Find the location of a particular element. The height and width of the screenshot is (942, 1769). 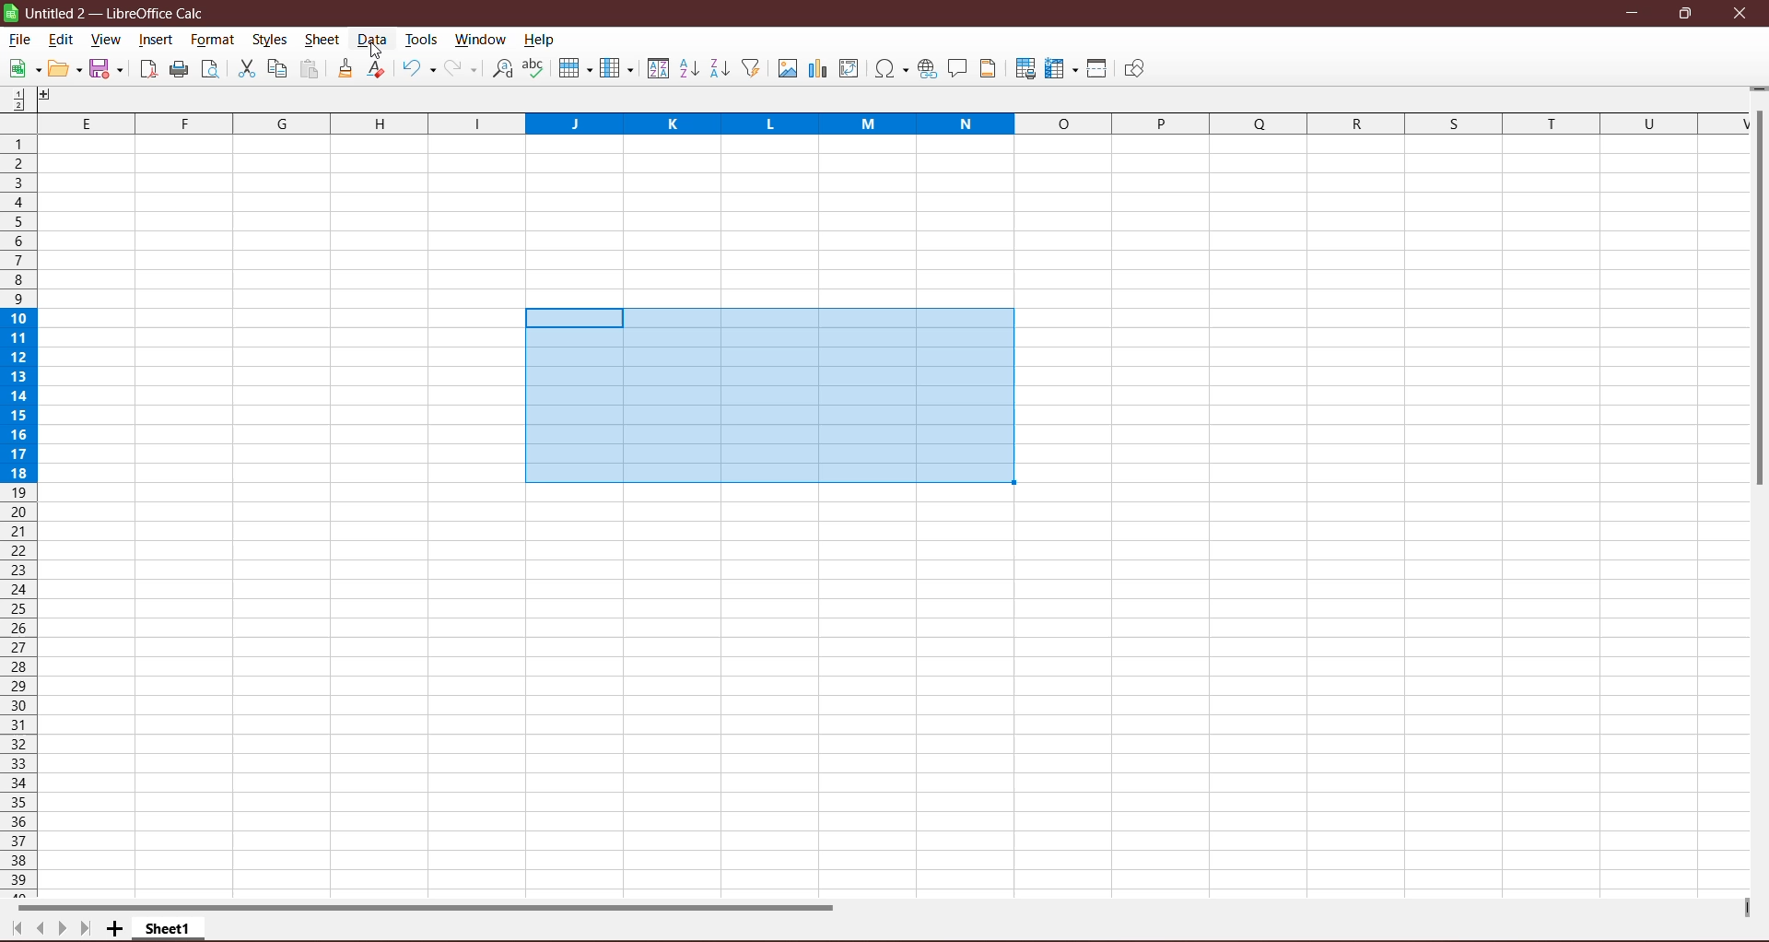

Insert Special Characters is located at coordinates (891, 68).